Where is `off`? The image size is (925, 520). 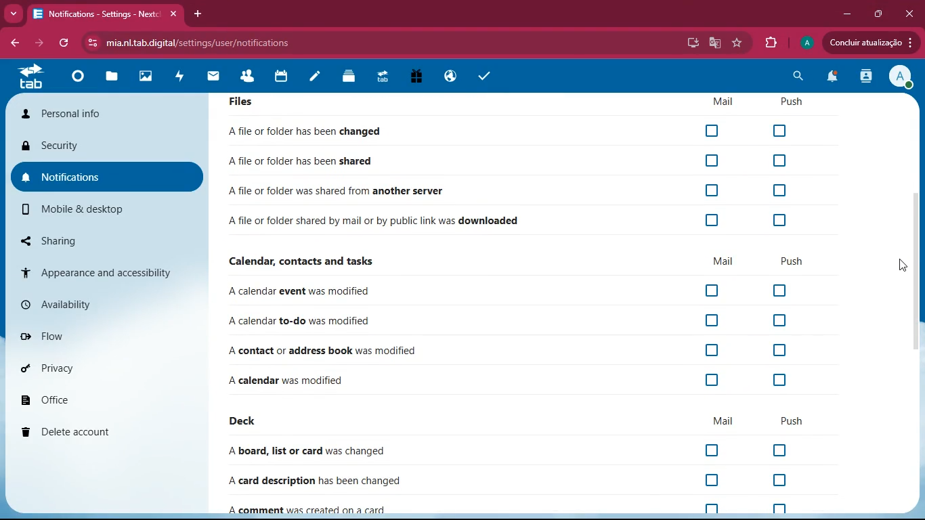
off is located at coordinates (708, 481).